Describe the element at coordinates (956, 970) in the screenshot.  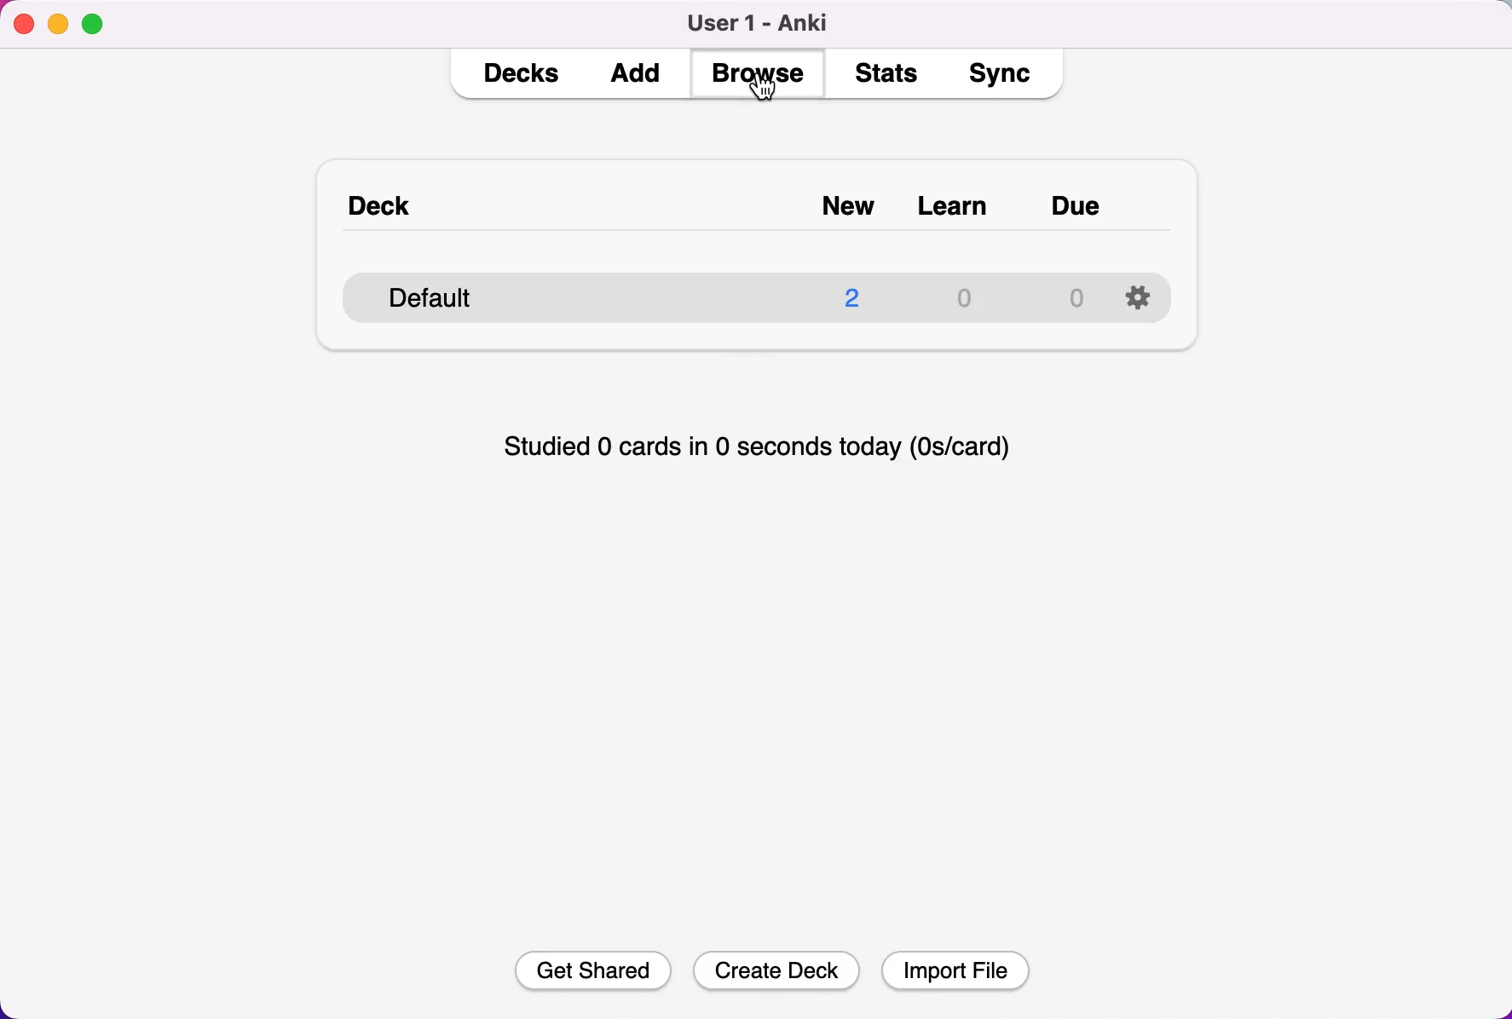
I see `Import File` at that location.